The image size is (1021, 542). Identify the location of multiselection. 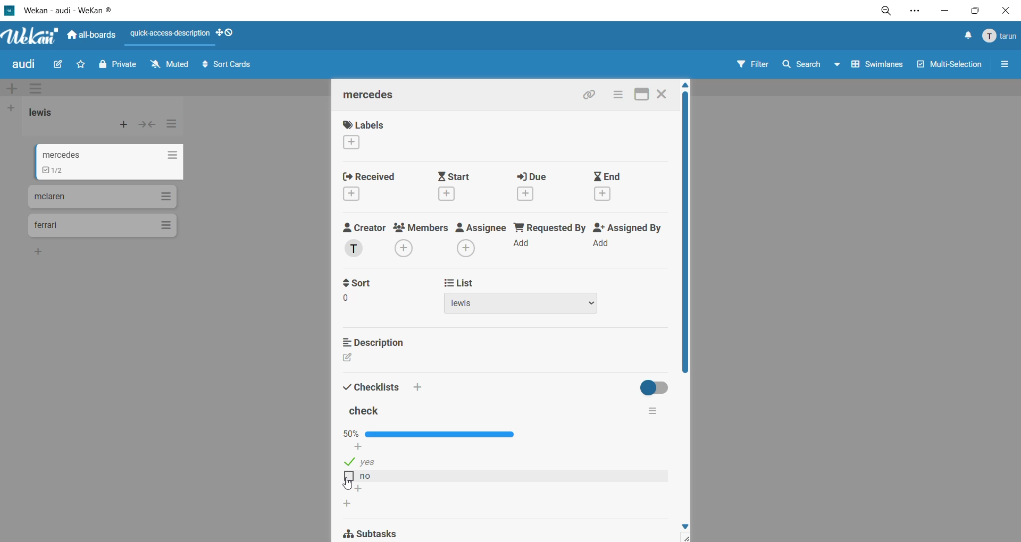
(951, 66).